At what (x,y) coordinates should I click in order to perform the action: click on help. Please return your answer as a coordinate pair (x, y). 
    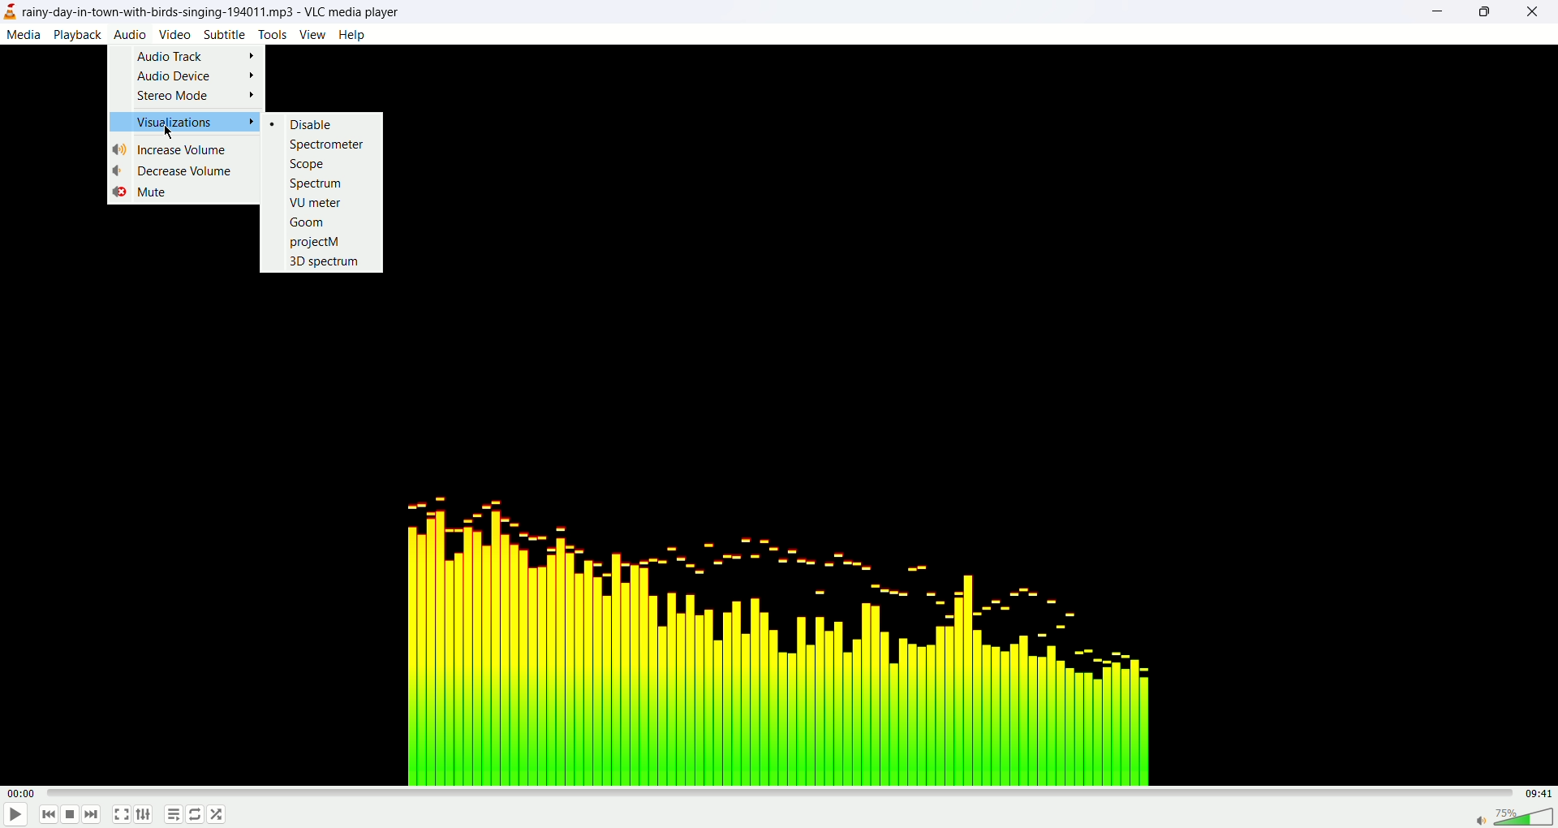
    Looking at the image, I should click on (353, 35).